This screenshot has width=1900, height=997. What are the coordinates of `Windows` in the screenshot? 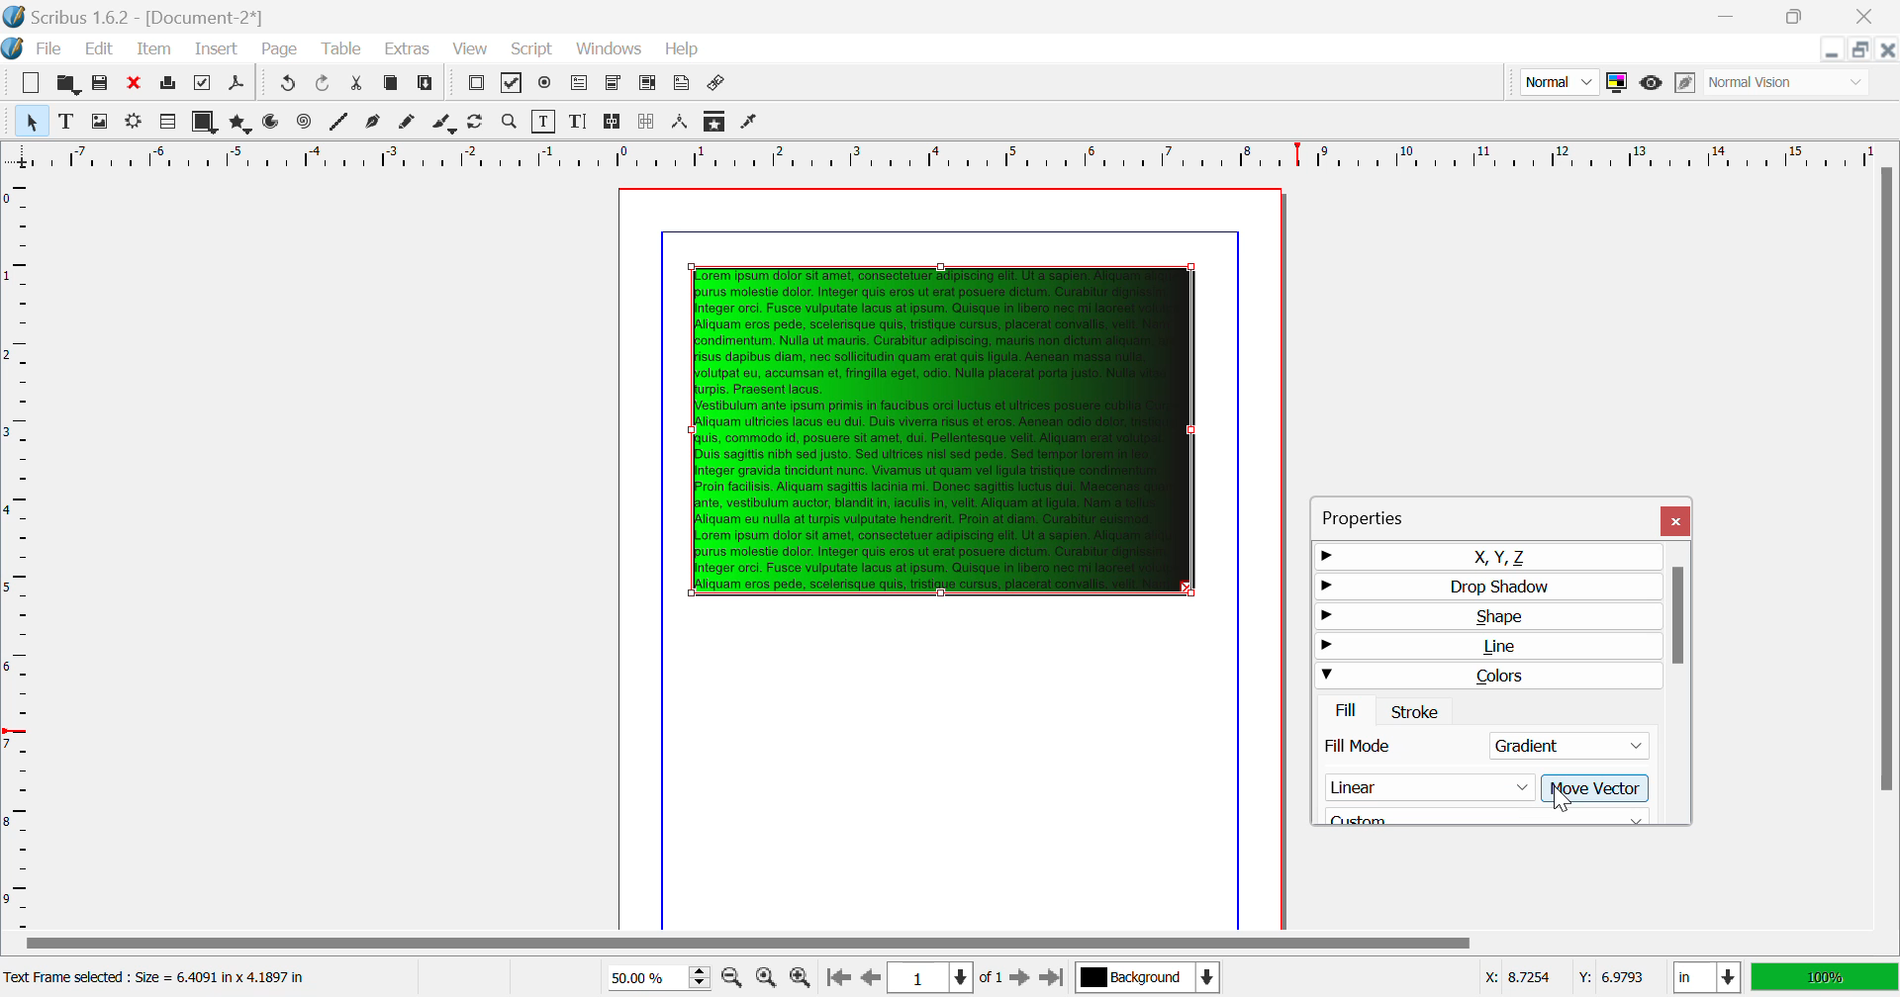 It's located at (610, 48).